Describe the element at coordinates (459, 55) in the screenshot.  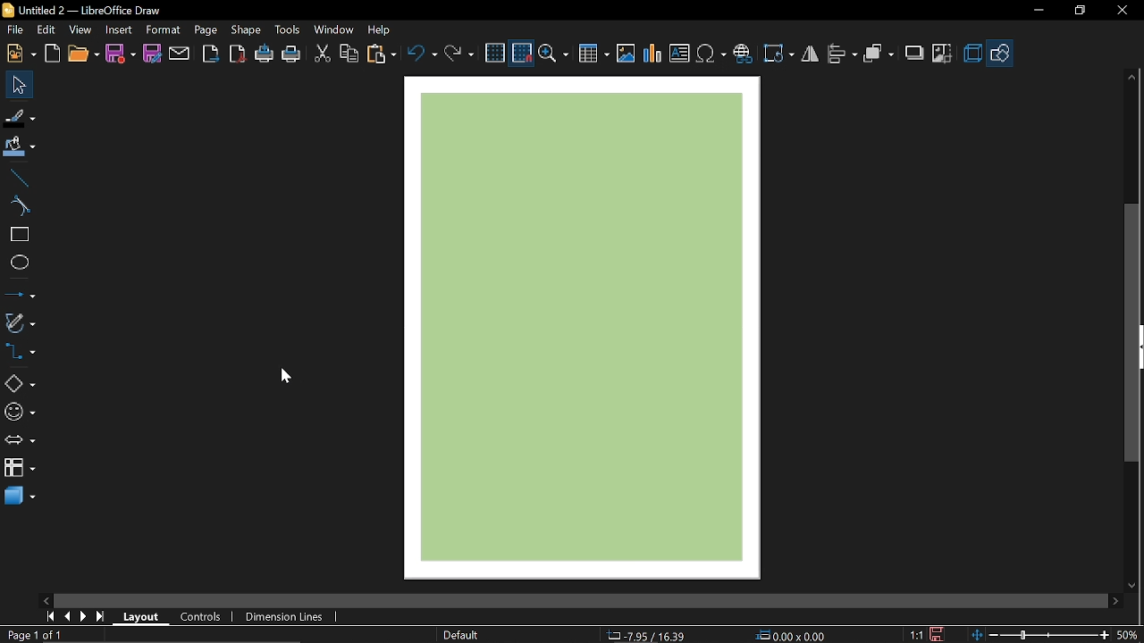
I see `Redo` at that location.